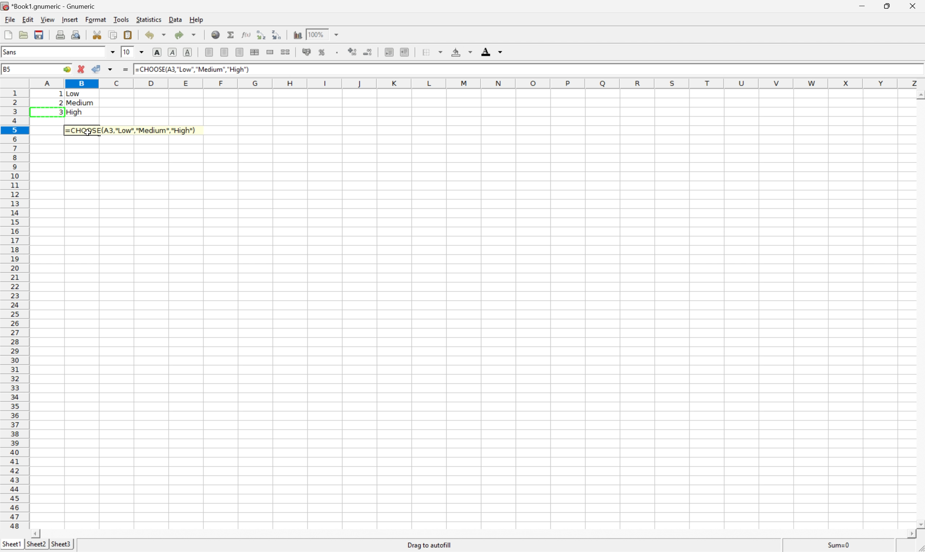 This screenshot has width=925, height=552. Describe the element at coordinates (50, 6) in the screenshot. I see `*Book1.gnumeric - Gnumeric` at that location.